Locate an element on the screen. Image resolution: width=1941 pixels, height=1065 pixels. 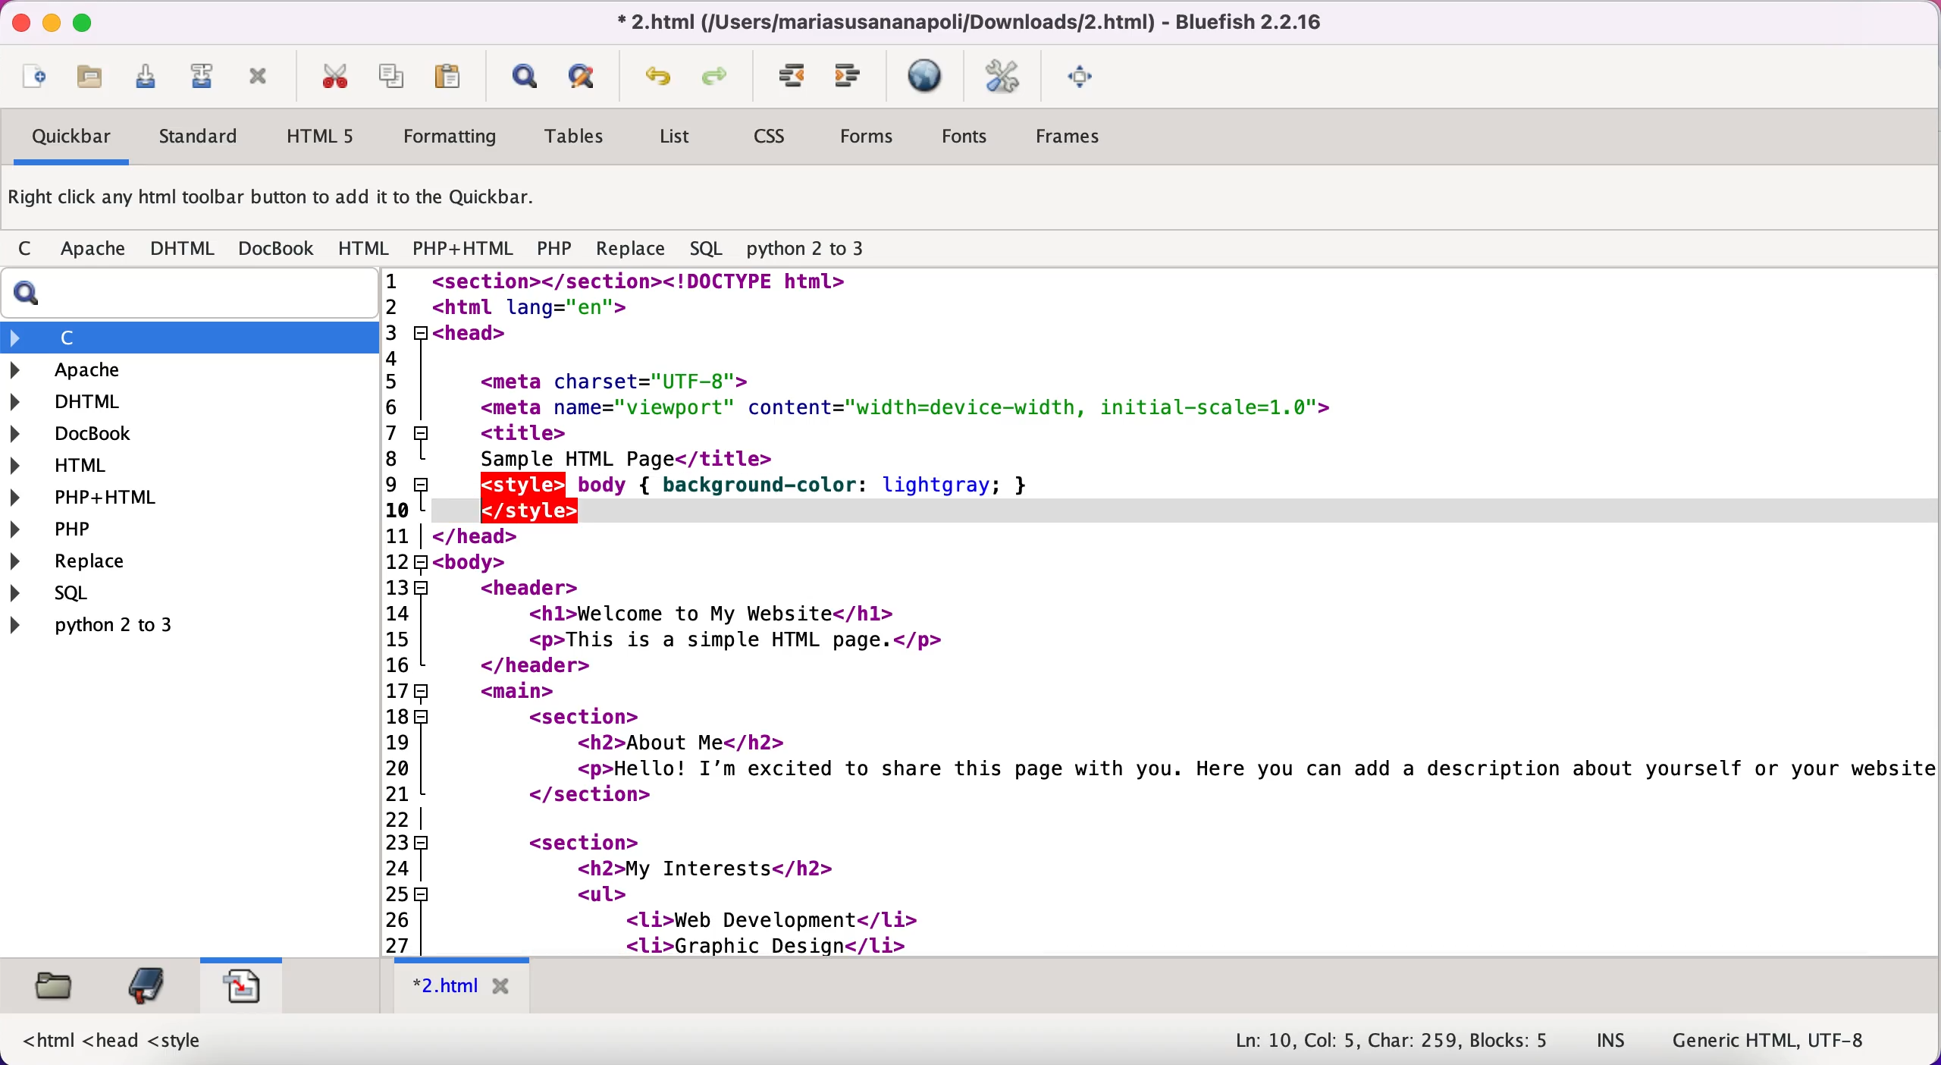
formatting is located at coordinates (451, 139).